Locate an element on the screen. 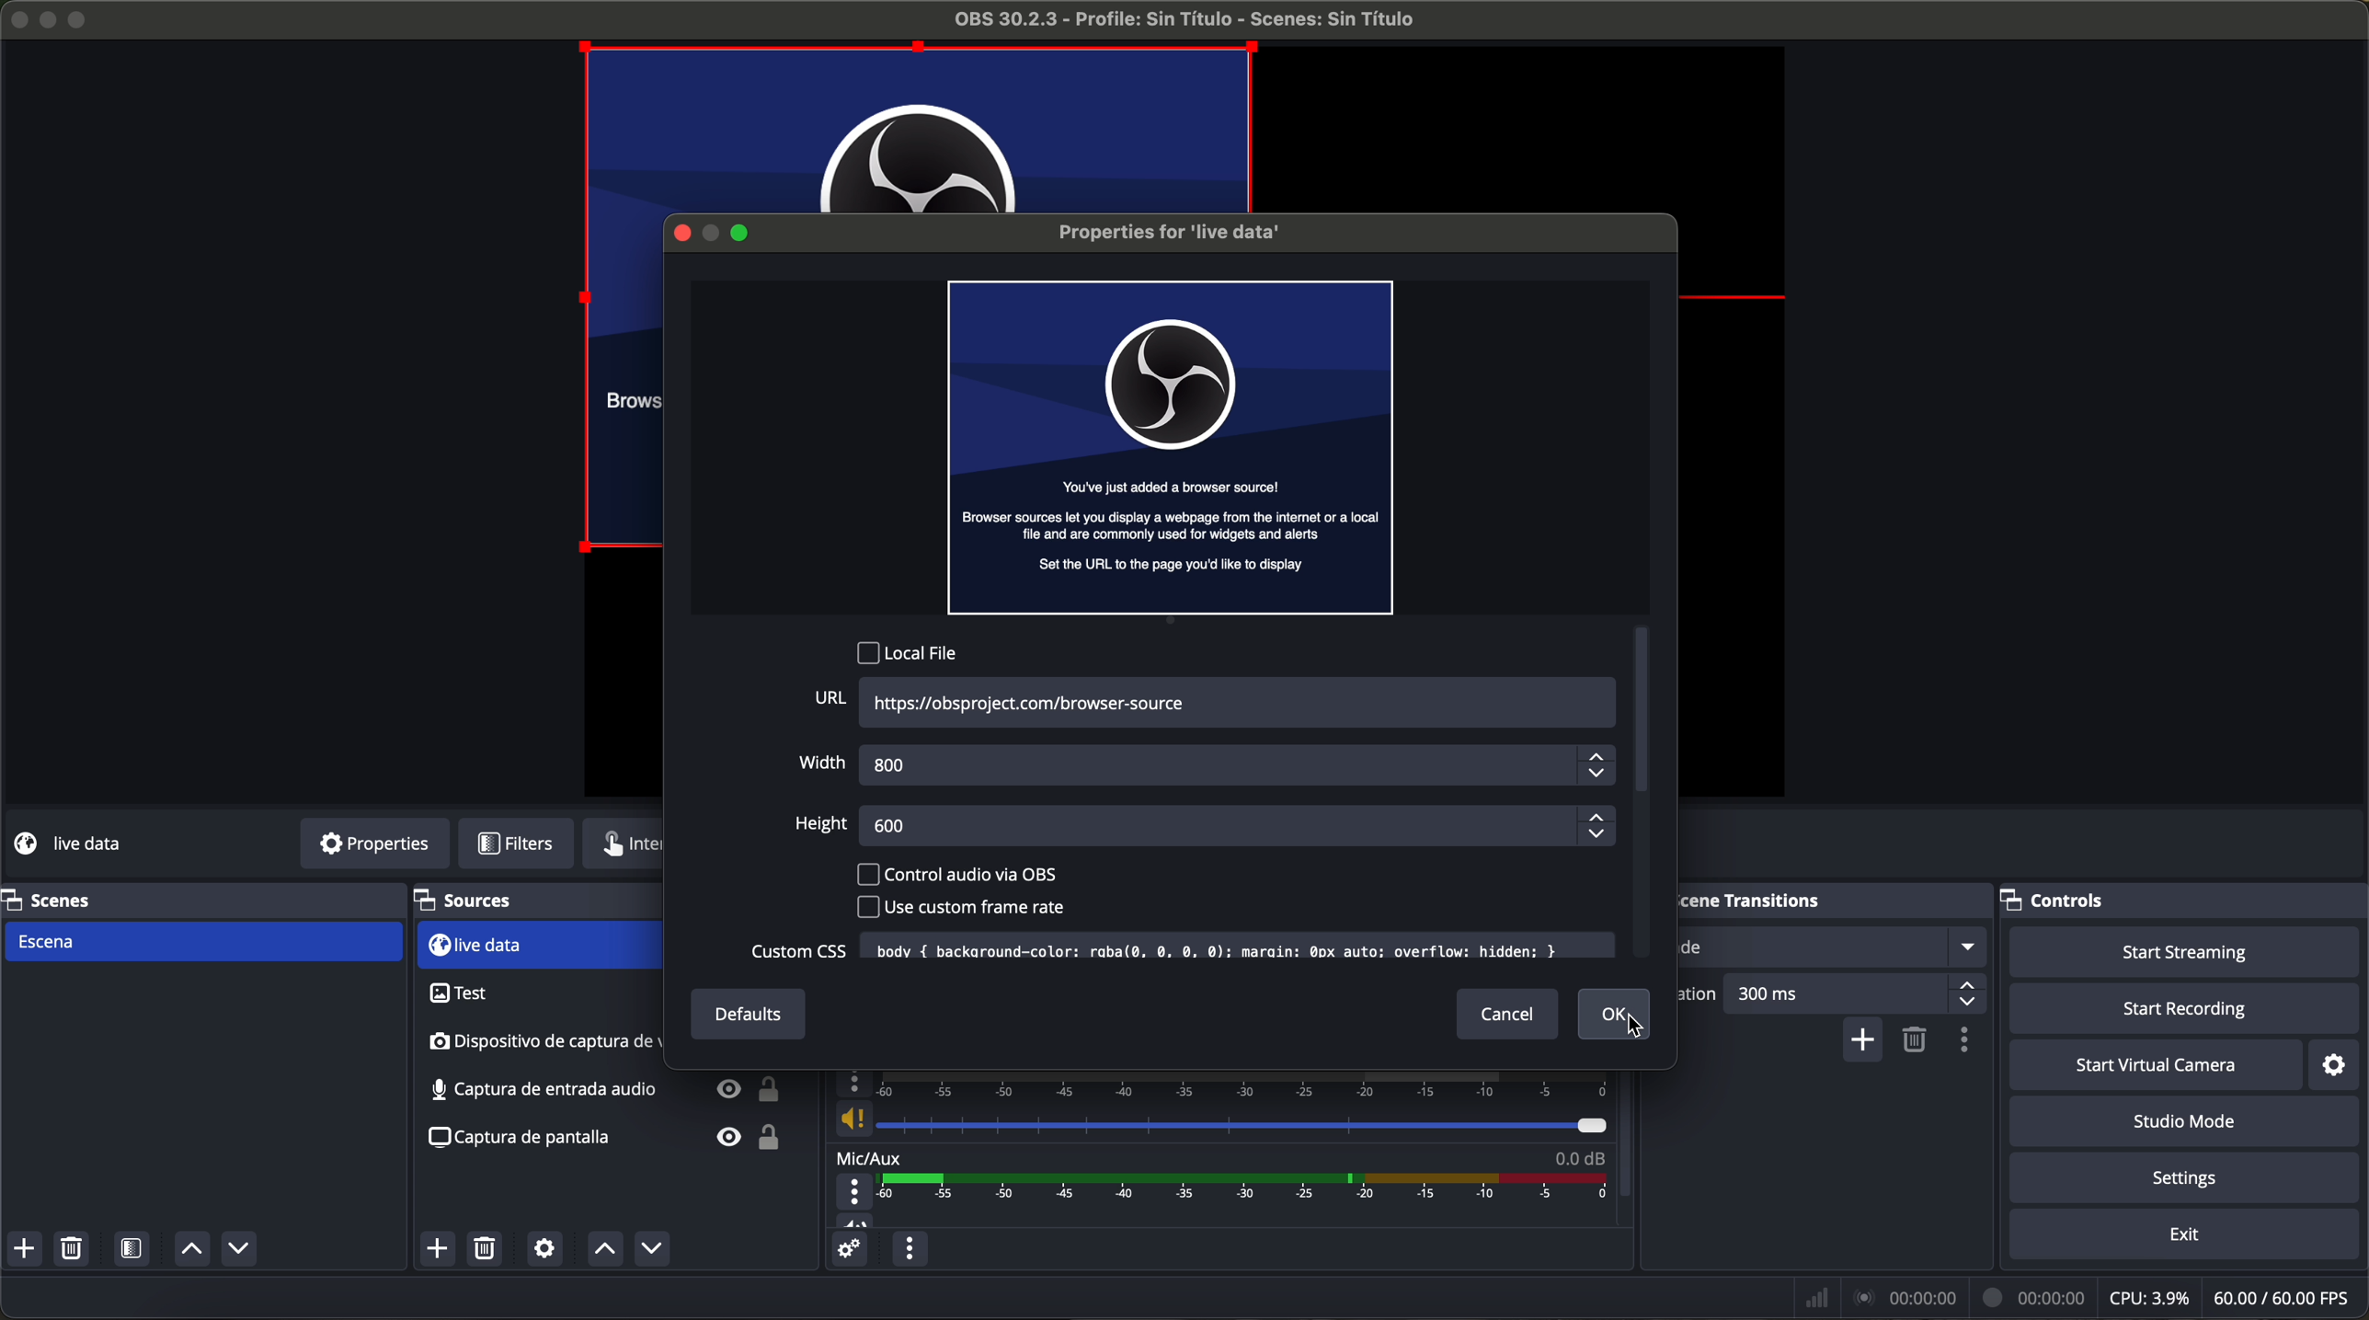 This screenshot has height=1320, width=2369. timeline is located at coordinates (1248, 1199).